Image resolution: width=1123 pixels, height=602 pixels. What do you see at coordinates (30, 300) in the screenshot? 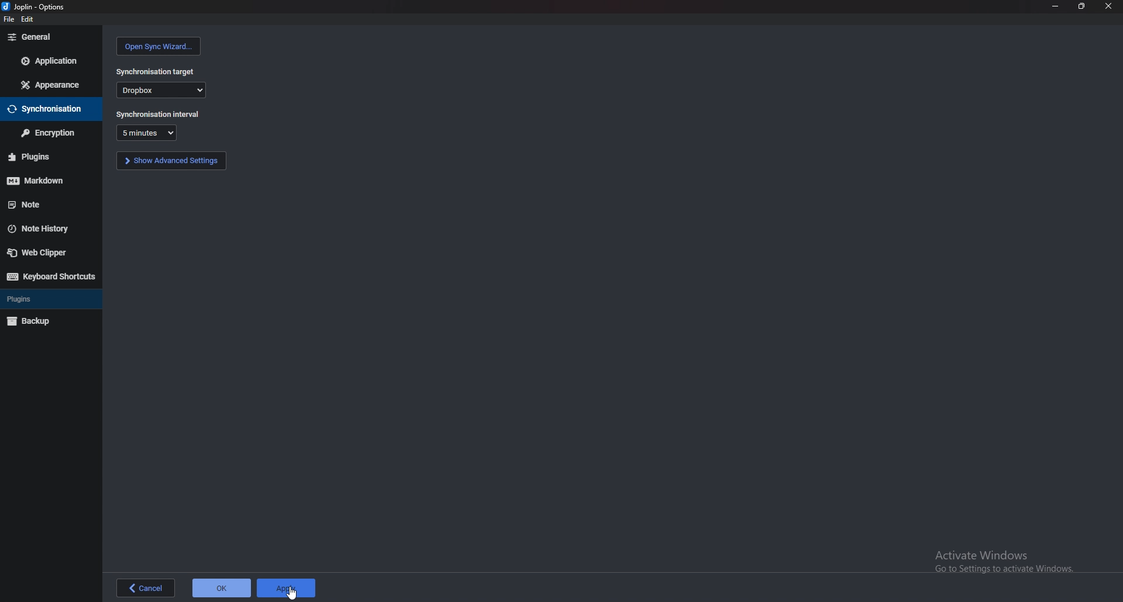
I see `plugins` at bounding box center [30, 300].